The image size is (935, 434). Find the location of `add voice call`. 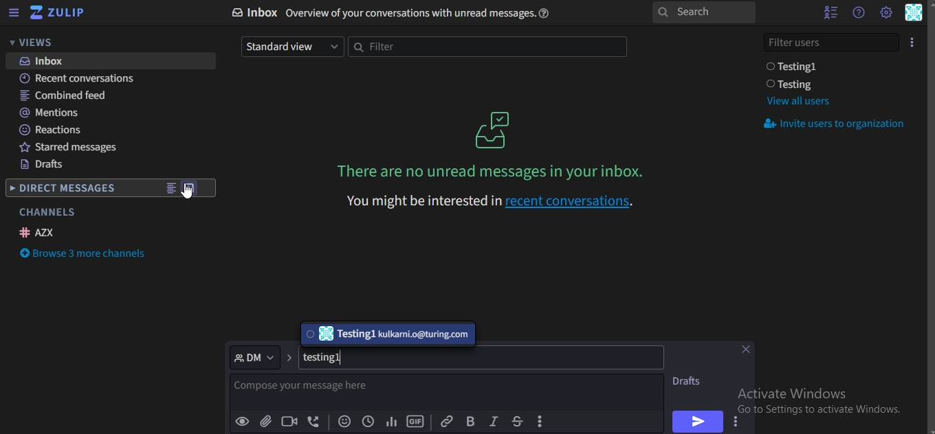

add voice call is located at coordinates (314, 422).